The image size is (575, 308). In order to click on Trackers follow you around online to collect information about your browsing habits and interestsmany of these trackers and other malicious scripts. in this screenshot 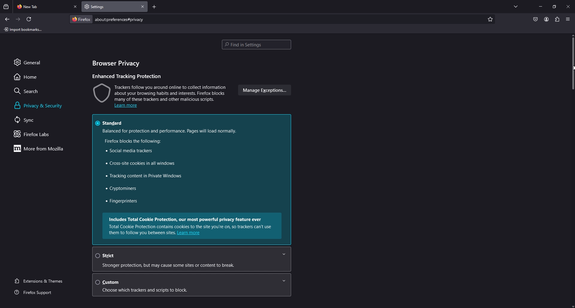, I will do `click(170, 92)`.